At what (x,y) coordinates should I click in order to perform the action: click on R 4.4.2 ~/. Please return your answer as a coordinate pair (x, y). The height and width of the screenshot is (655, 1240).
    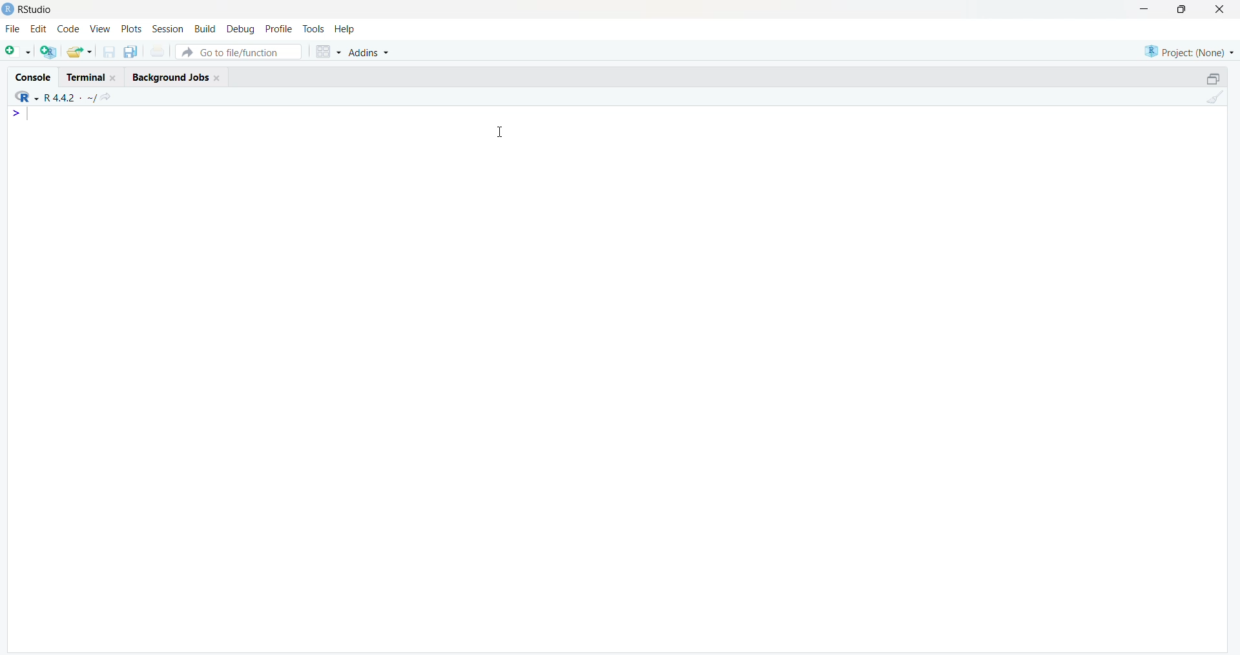
    Looking at the image, I should click on (71, 98).